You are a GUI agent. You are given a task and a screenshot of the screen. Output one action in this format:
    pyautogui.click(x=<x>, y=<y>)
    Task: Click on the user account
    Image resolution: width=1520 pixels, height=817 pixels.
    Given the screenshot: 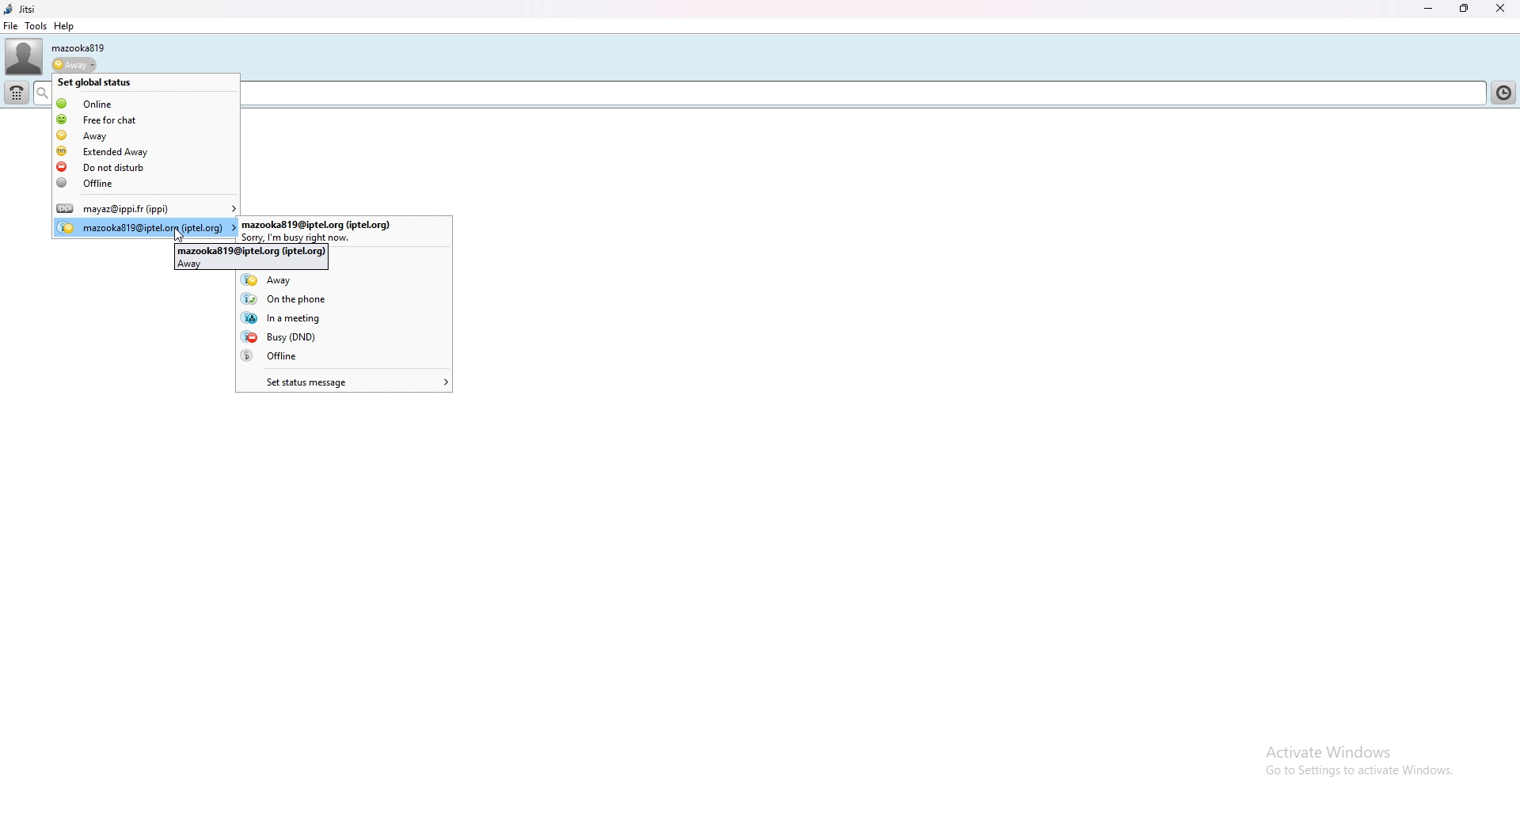 What is the action you would take?
    pyautogui.click(x=347, y=228)
    